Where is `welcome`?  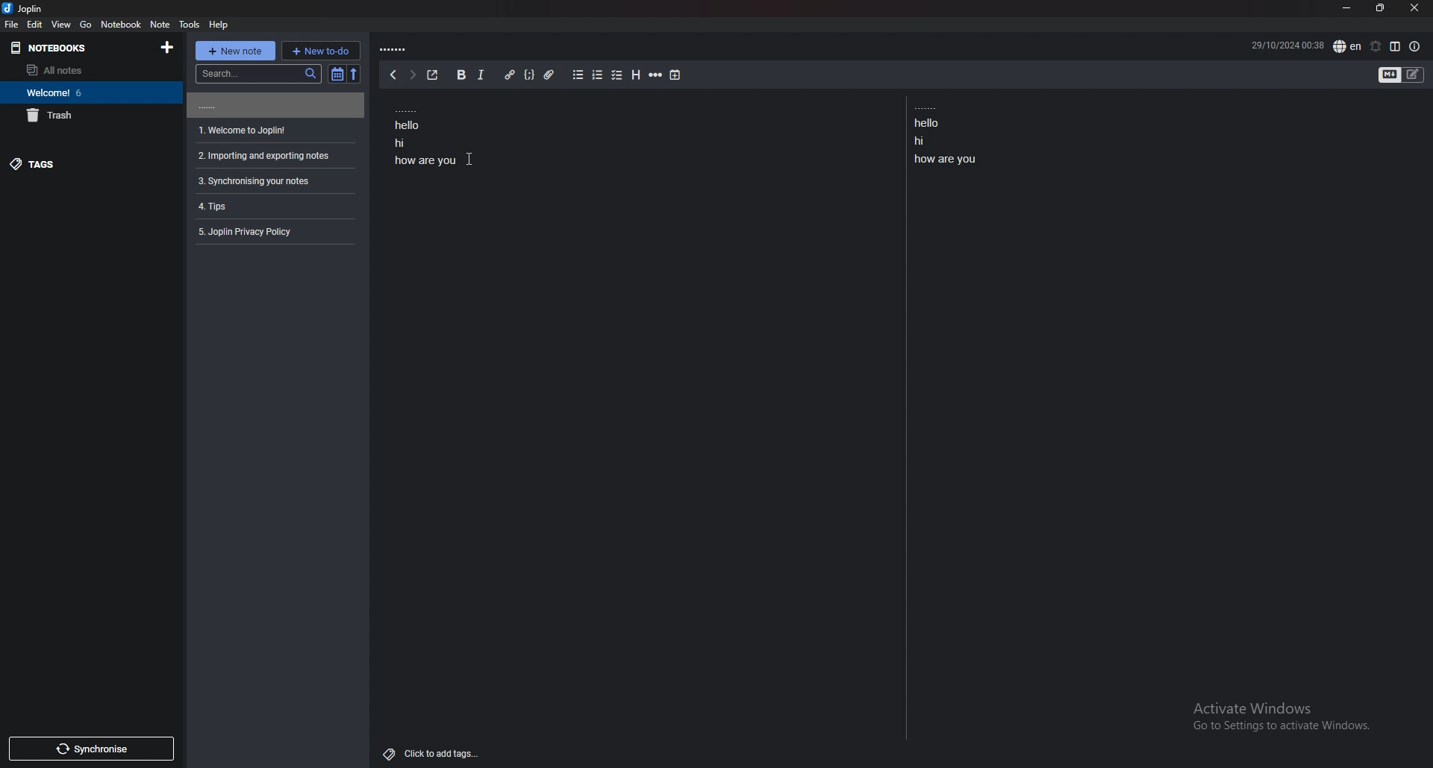 welcome is located at coordinates (89, 92).